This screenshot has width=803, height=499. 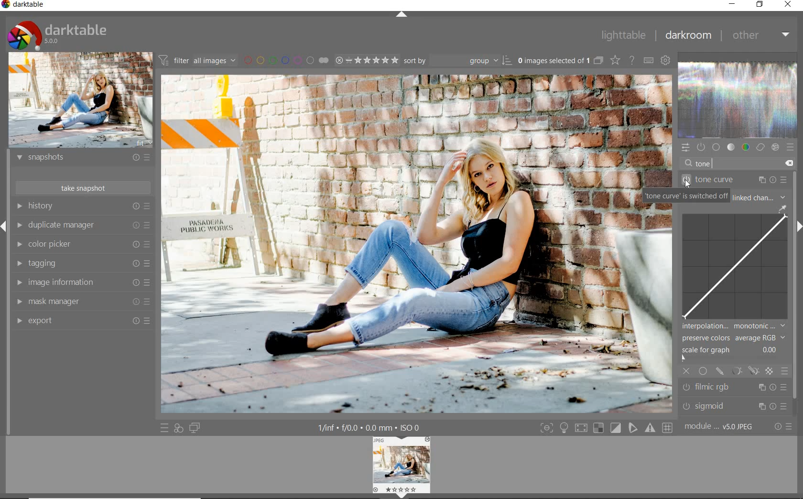 I want to click on linked channel, so click(x=761, y=197).